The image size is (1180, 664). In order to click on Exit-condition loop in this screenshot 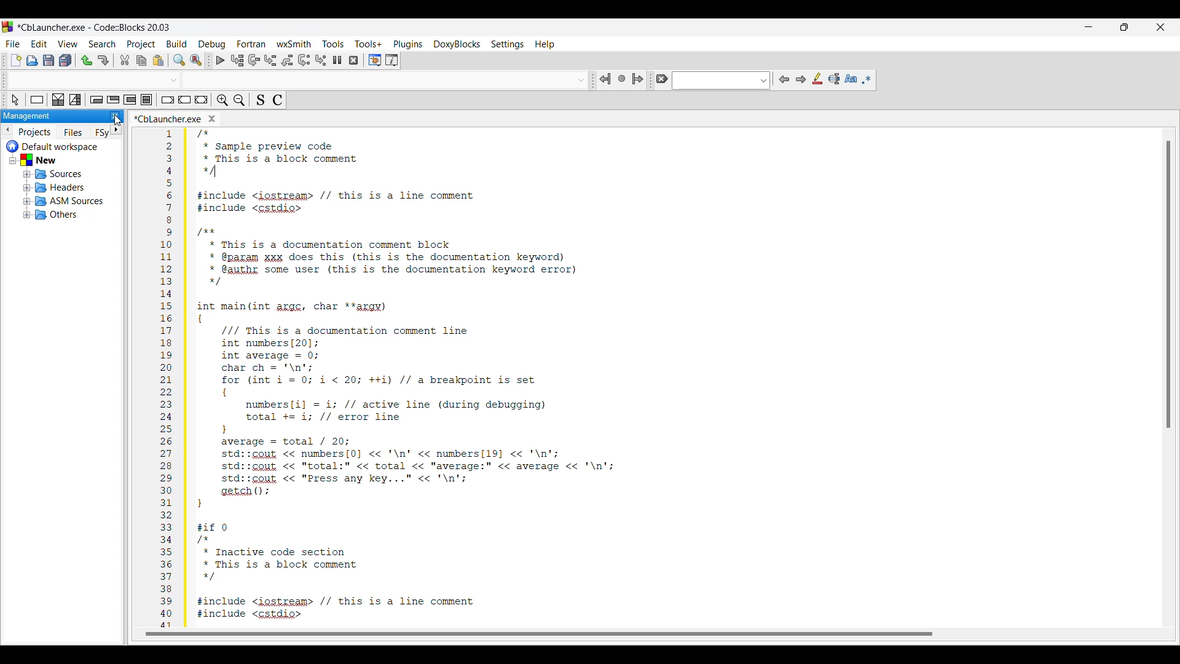, I will do `click(113, 100)`.